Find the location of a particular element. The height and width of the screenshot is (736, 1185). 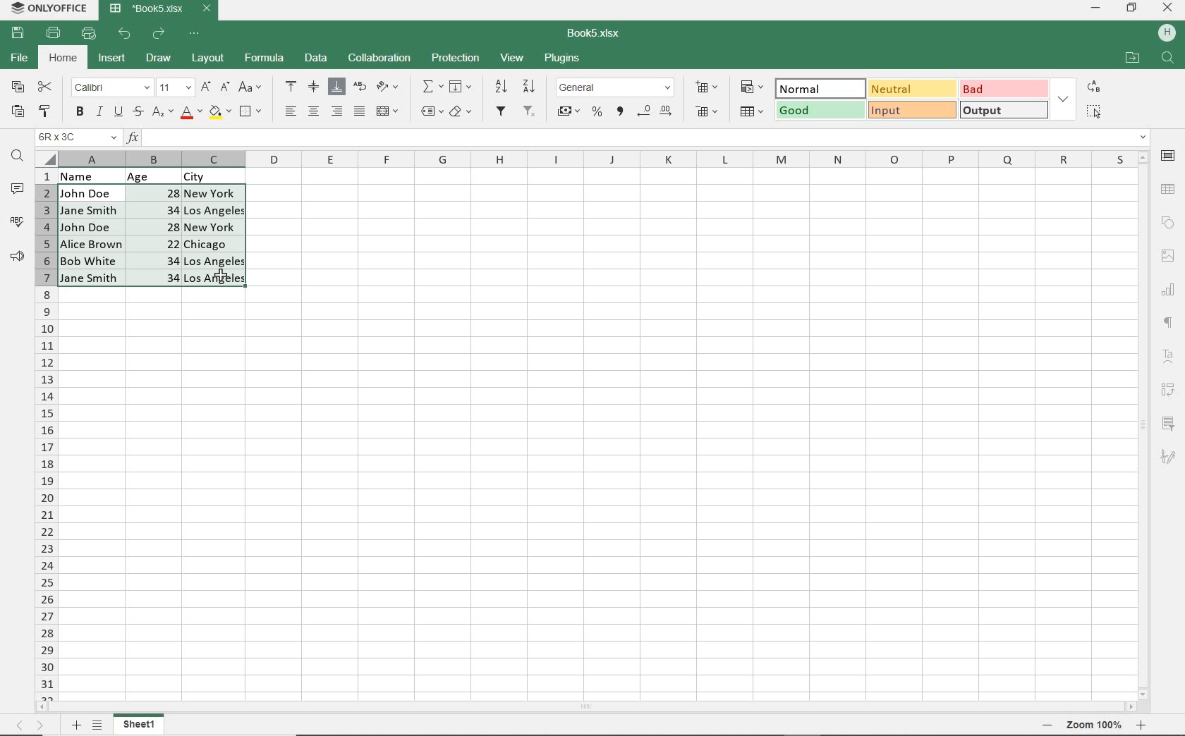

INPUT FUNCTION is located at coordinates (638, 137).